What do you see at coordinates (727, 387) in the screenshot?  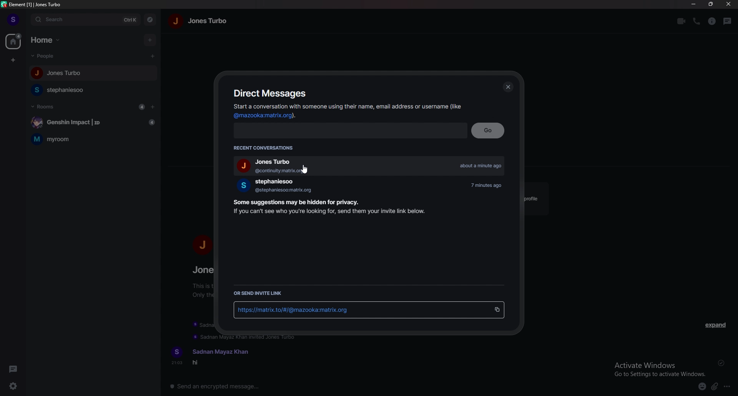 I see `more options` at bounding box center [727, 387].